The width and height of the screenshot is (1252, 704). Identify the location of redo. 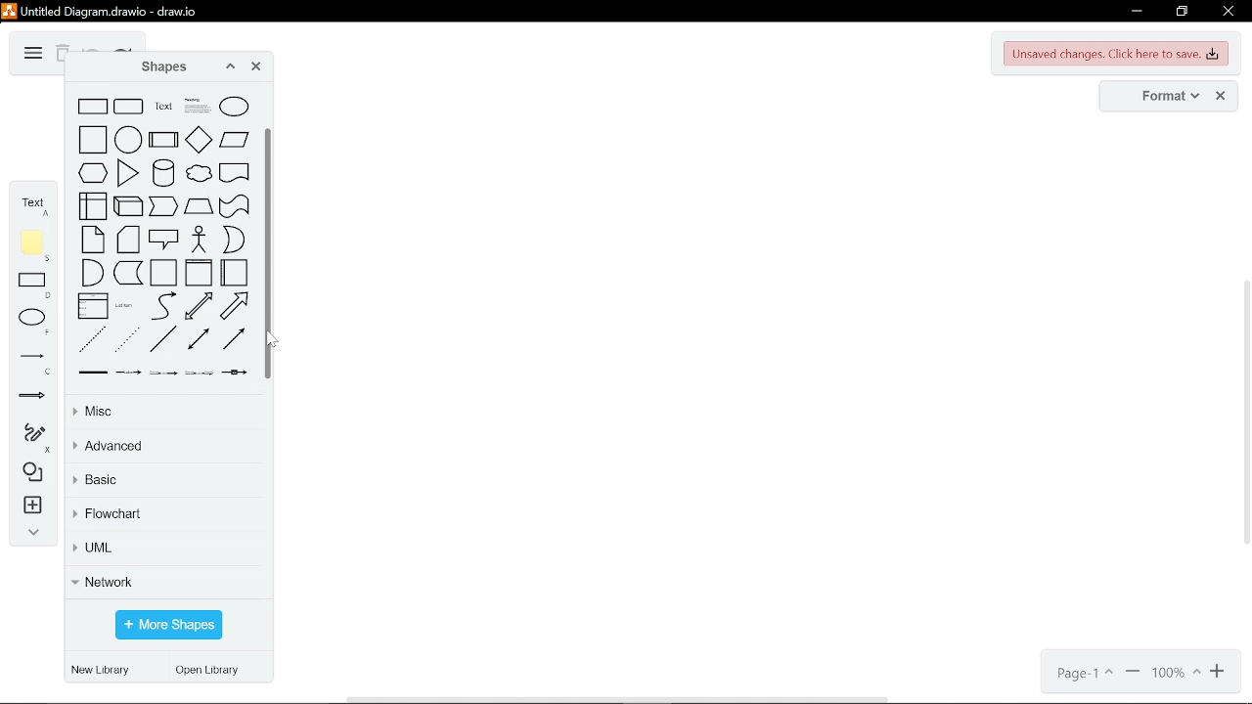
(123, 49).